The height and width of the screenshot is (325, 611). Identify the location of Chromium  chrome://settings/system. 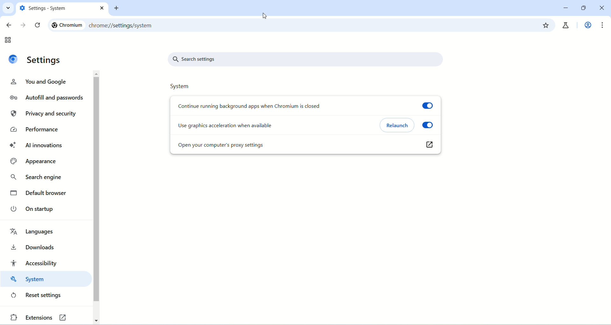
(112, 24).